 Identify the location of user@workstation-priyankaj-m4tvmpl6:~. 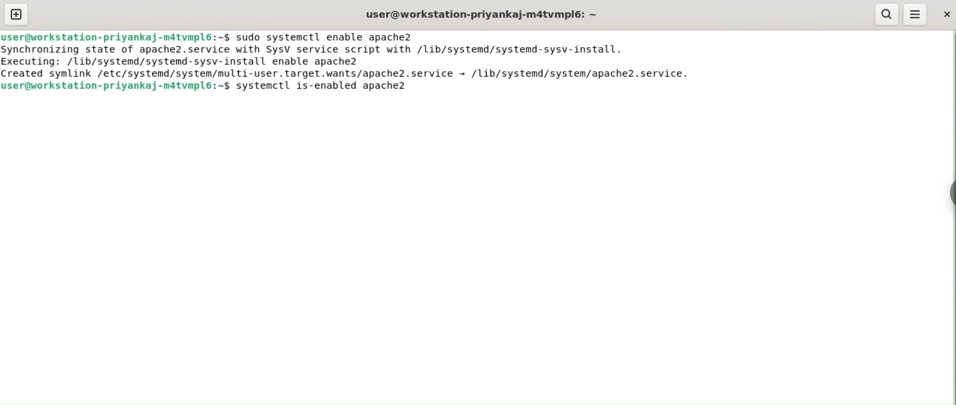
(480, 14).